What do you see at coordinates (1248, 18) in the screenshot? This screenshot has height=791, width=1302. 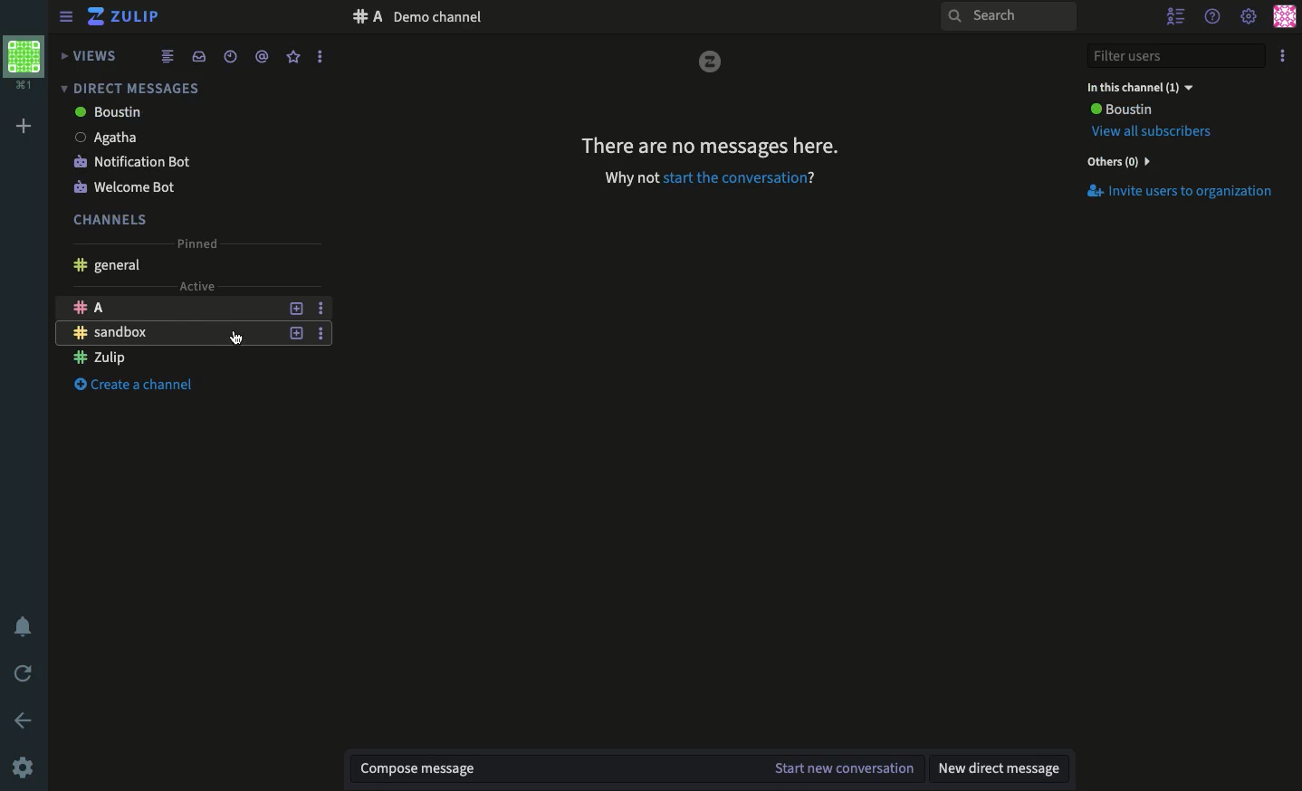 I see `Settings ` at bounding box center [1248, 18].